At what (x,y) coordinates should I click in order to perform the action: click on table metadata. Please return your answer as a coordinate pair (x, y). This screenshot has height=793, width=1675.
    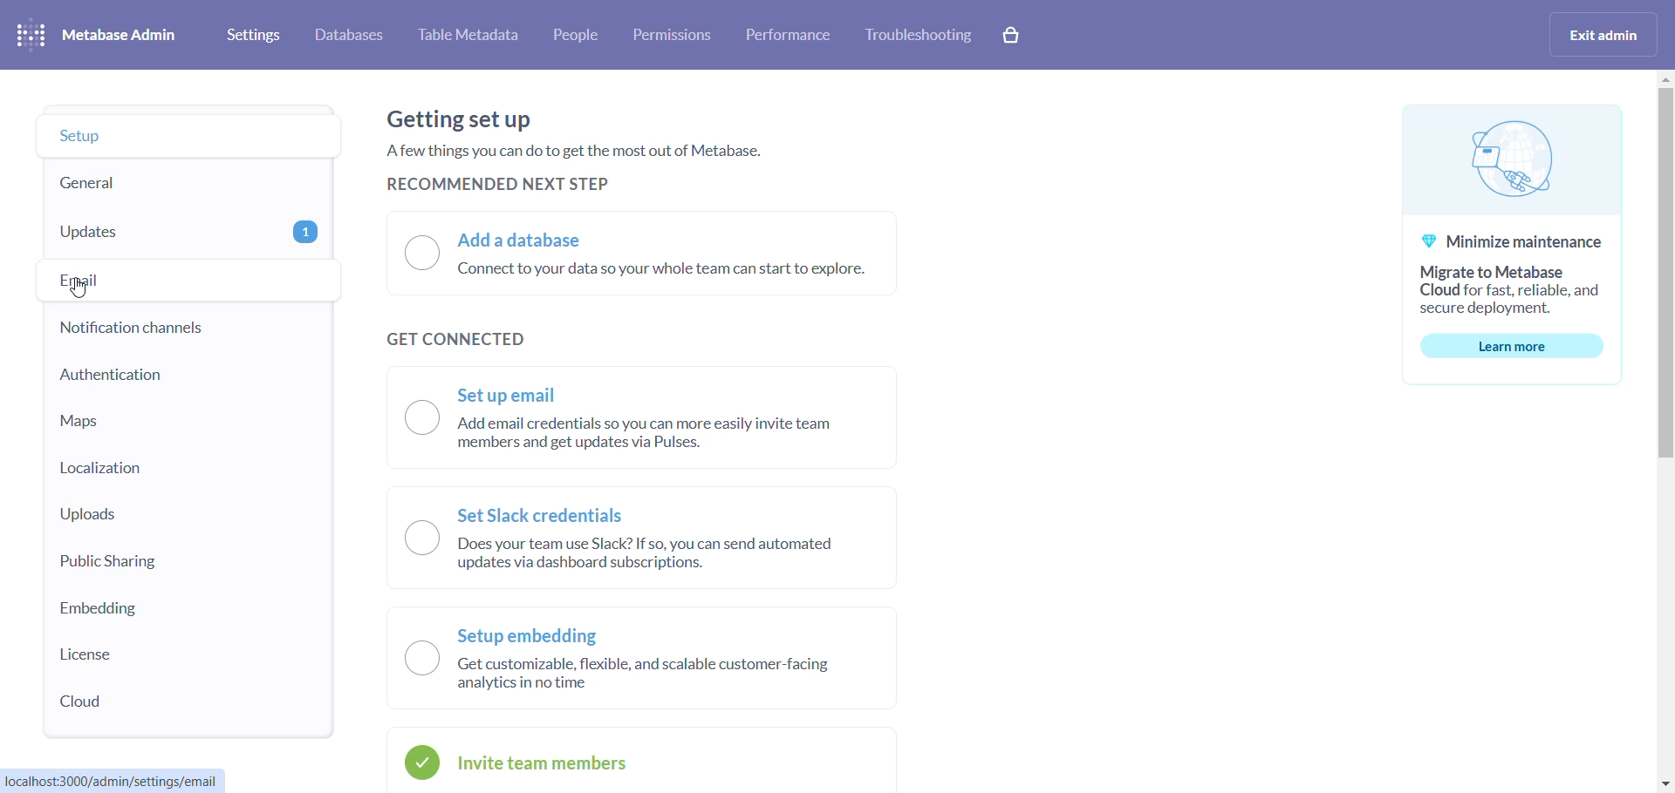
    Looking at the image, I should click on (474, 34).